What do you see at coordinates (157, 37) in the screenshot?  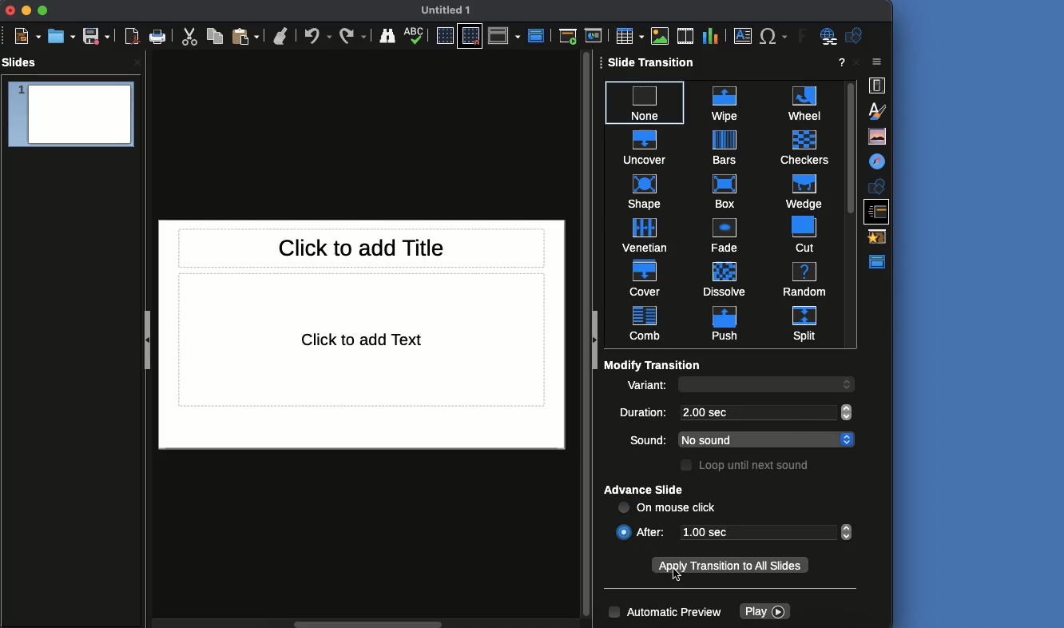 I see `Print` at bounding box center [157, 37].